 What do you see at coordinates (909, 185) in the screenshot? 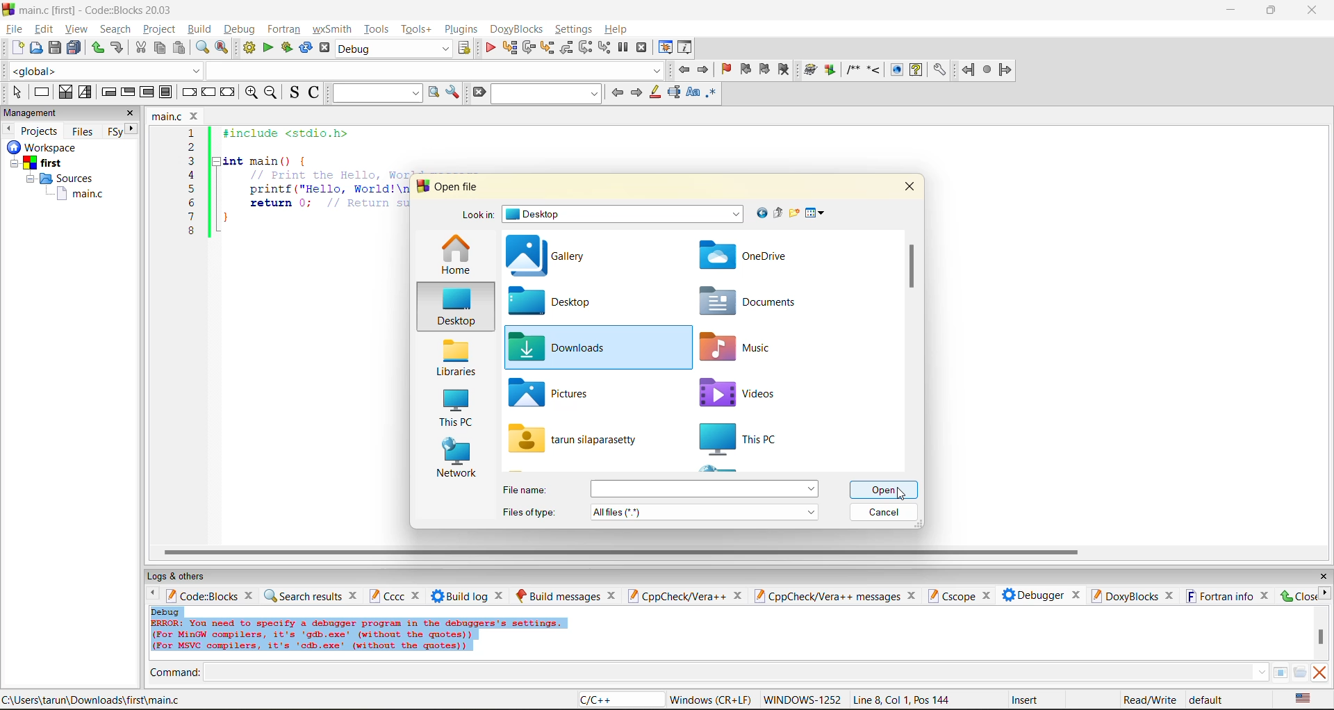
I see `close` at bounding box center [909, 185].